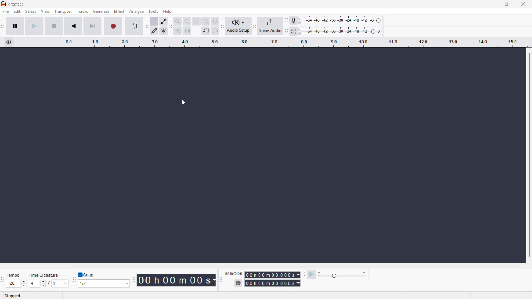  I want to click on Play at speed , so click(312, 275).